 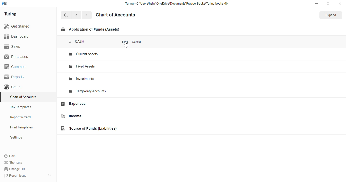 What do you see at coordinates (23, 97) in the screenshot?
I see `chart of accounts` at bounding box center [23, 97].